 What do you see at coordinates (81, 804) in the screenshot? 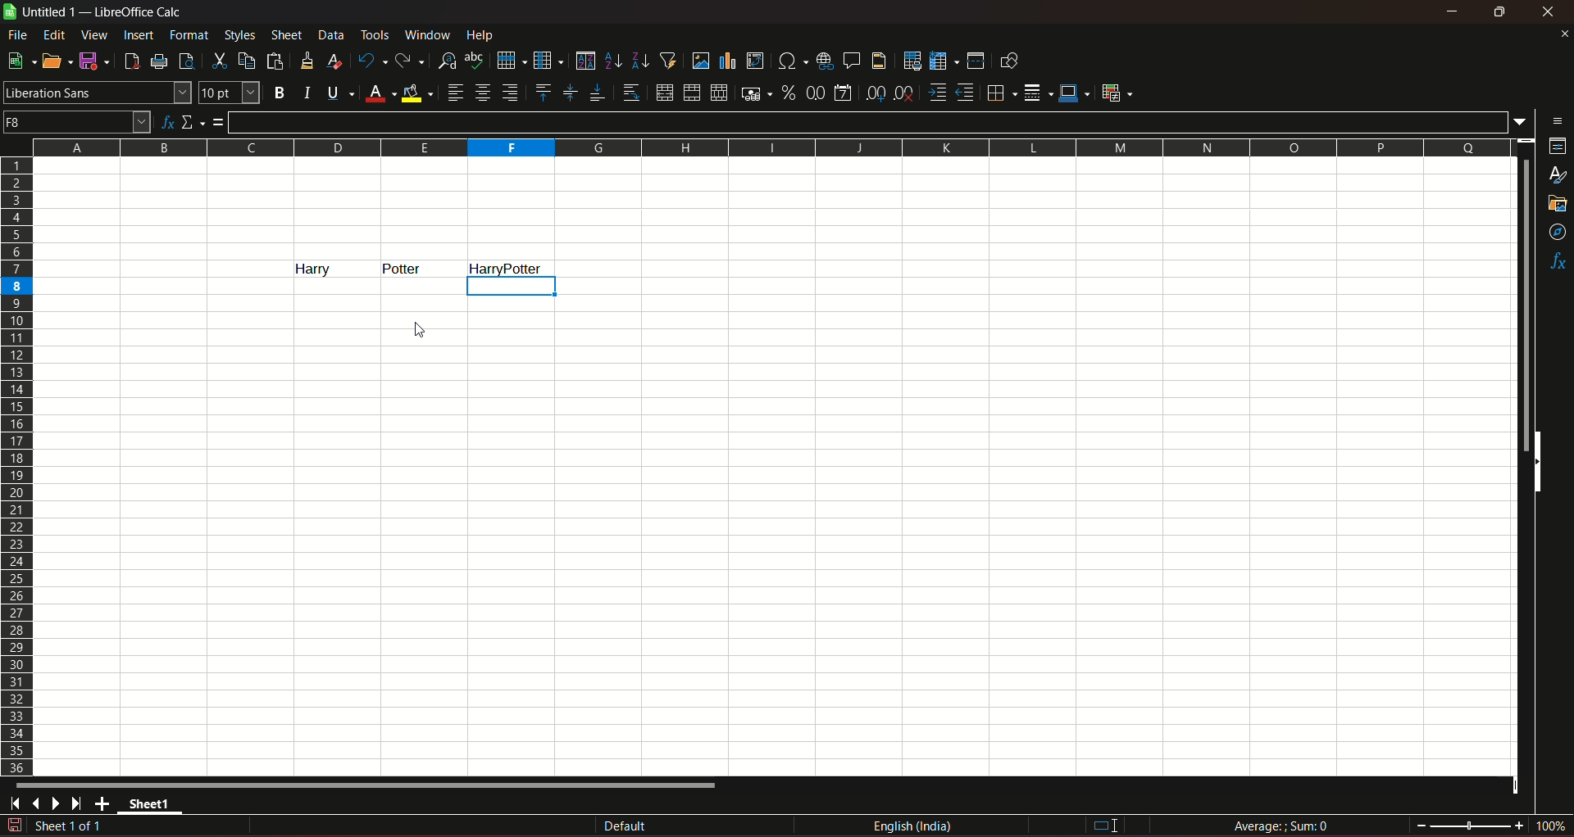
I see `scroll to last` at bounding box center [81, 804].